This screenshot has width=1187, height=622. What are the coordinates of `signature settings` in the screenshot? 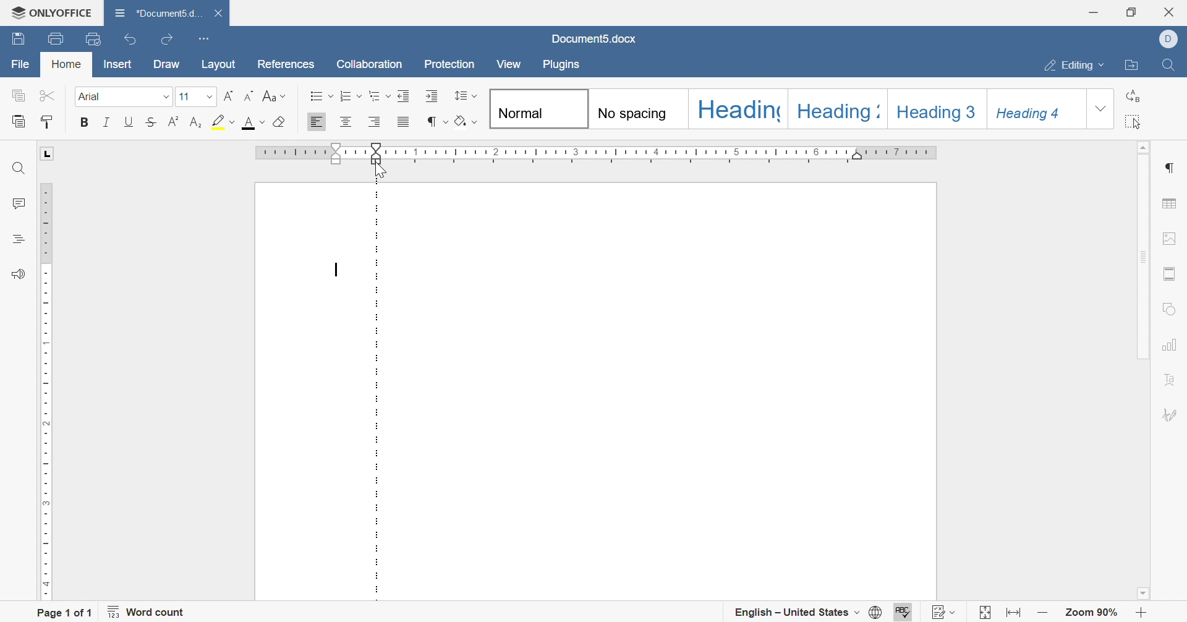 It's located at (1172, 414).